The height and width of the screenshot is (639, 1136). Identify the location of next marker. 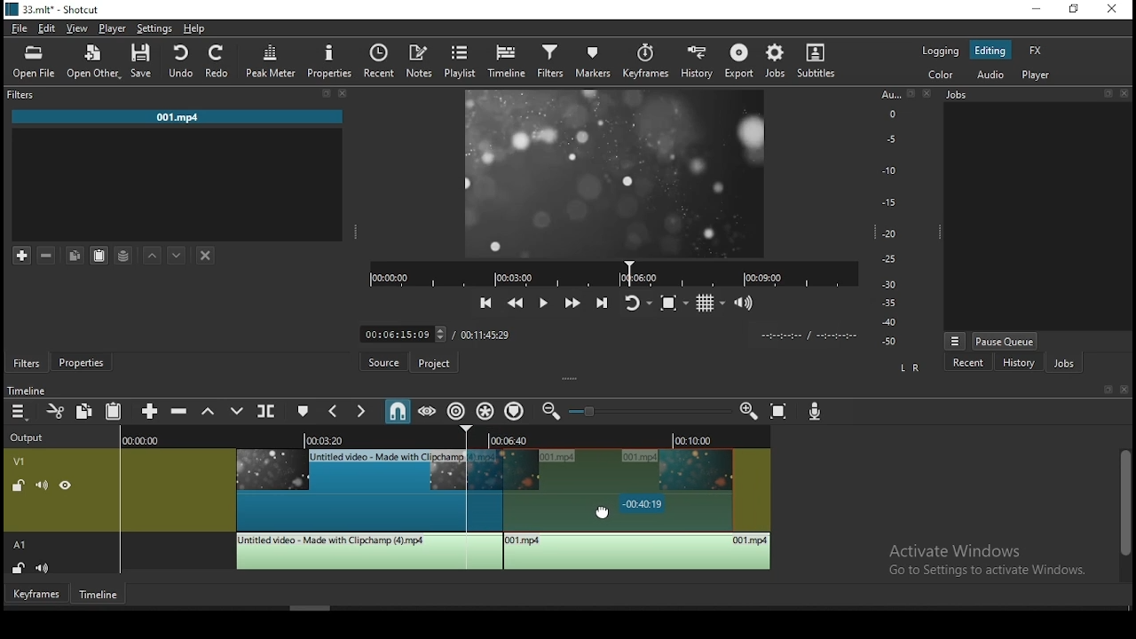
(360, 412).